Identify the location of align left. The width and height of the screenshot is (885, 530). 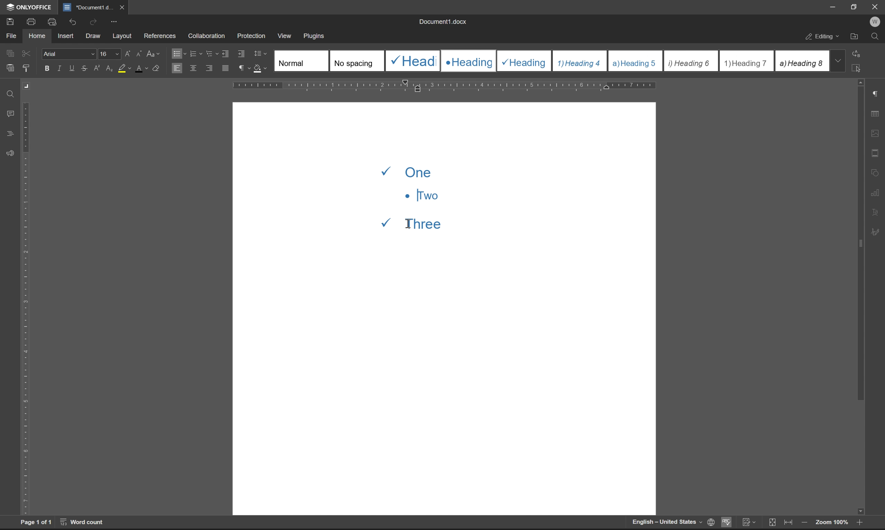
(176, 67).